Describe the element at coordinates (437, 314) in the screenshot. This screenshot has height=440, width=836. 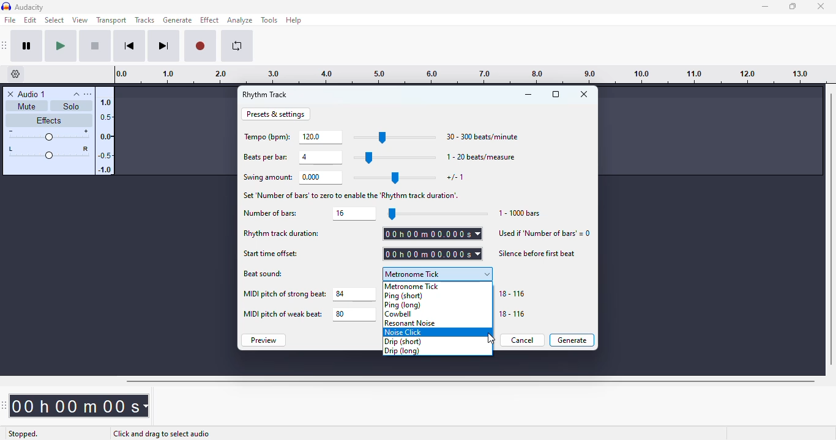
I see `cowbell` at that location.